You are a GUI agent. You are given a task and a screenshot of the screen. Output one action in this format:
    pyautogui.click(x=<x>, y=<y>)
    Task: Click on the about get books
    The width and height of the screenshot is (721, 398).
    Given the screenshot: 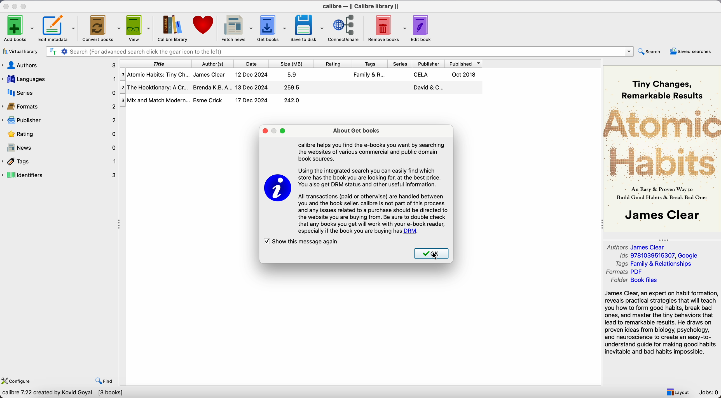 What is the action you would take?
    pyautogui.click(x=356, y=131)
    